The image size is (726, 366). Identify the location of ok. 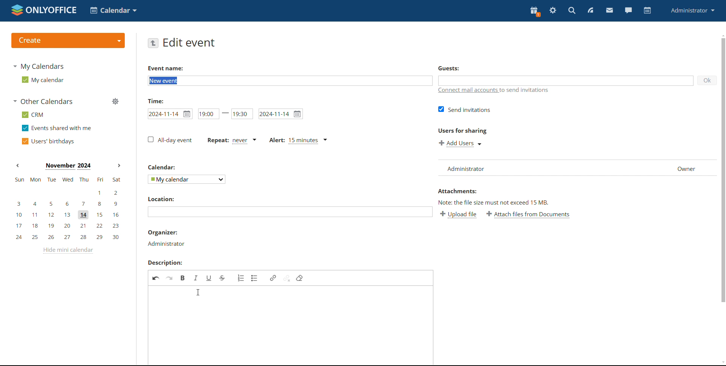
(709, 80).